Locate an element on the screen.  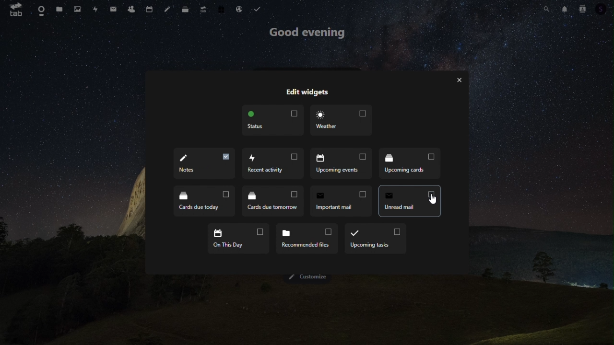
upcoming tasks is located at coordinates (372, 239).